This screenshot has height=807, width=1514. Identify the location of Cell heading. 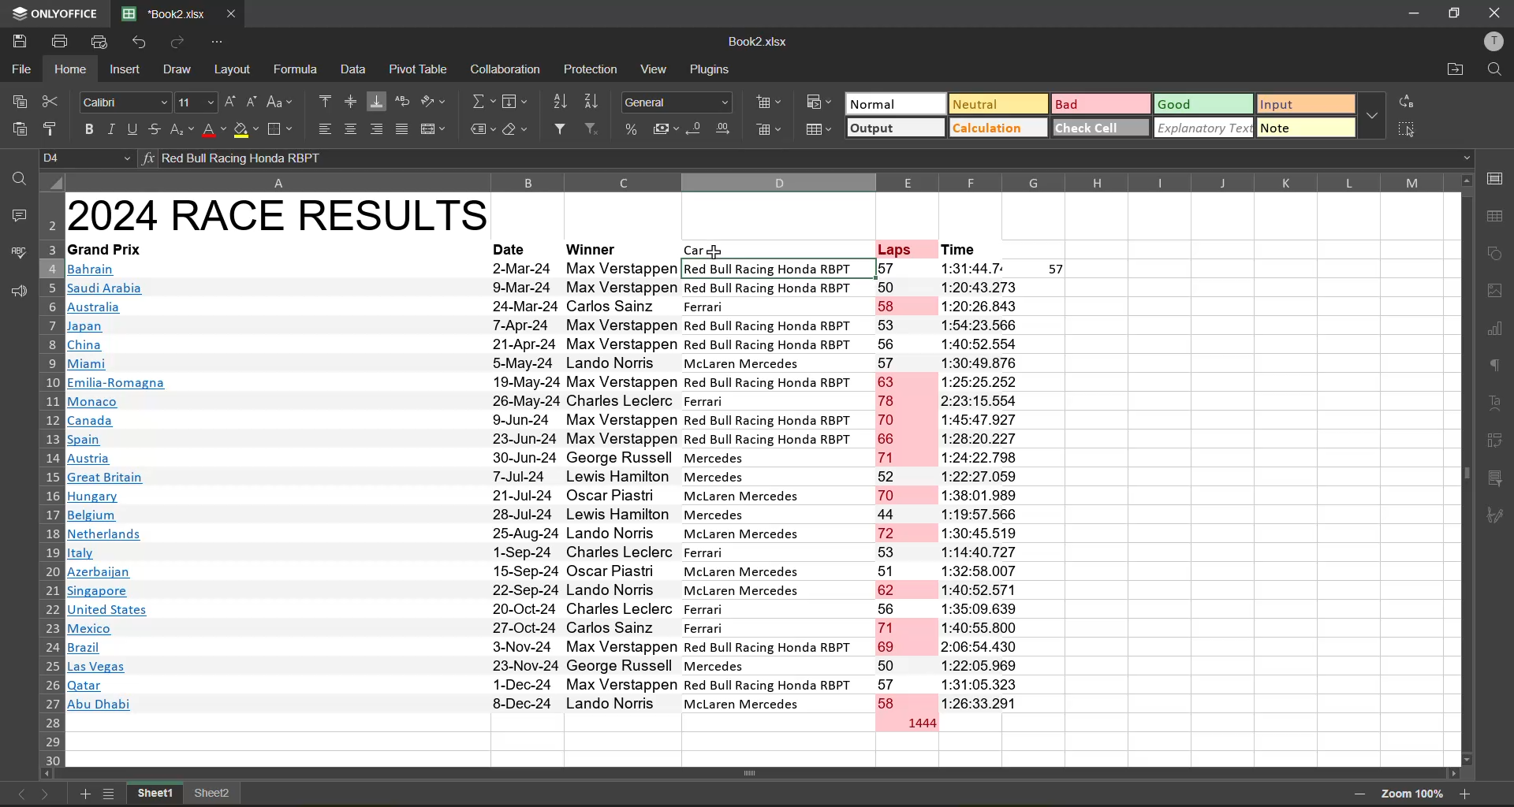
(538, 250).